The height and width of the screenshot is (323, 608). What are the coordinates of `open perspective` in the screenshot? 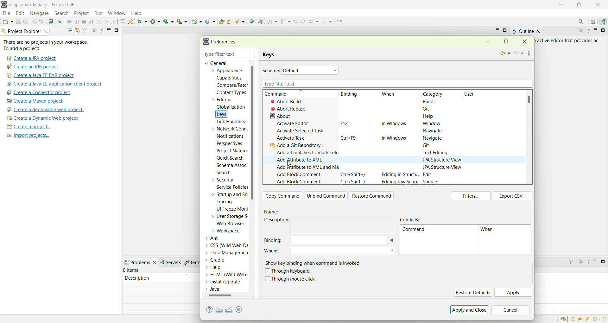 It's located at (594, 22).